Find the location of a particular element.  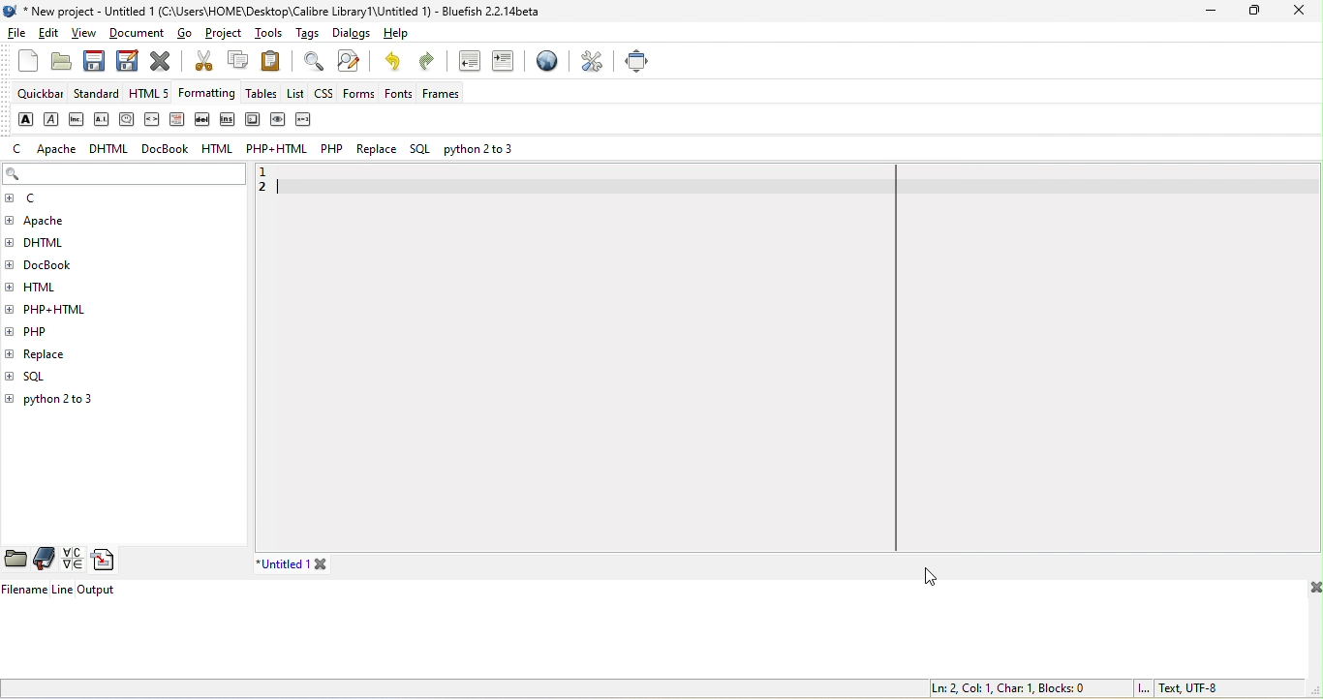

sql is located at coordinates (417, 151).